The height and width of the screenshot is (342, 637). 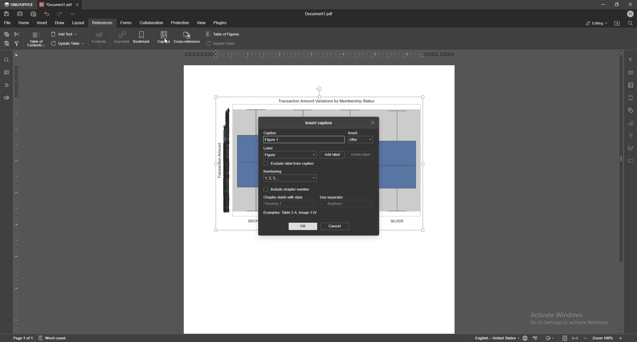 I want to click on caption, so click(x=163, y=38).